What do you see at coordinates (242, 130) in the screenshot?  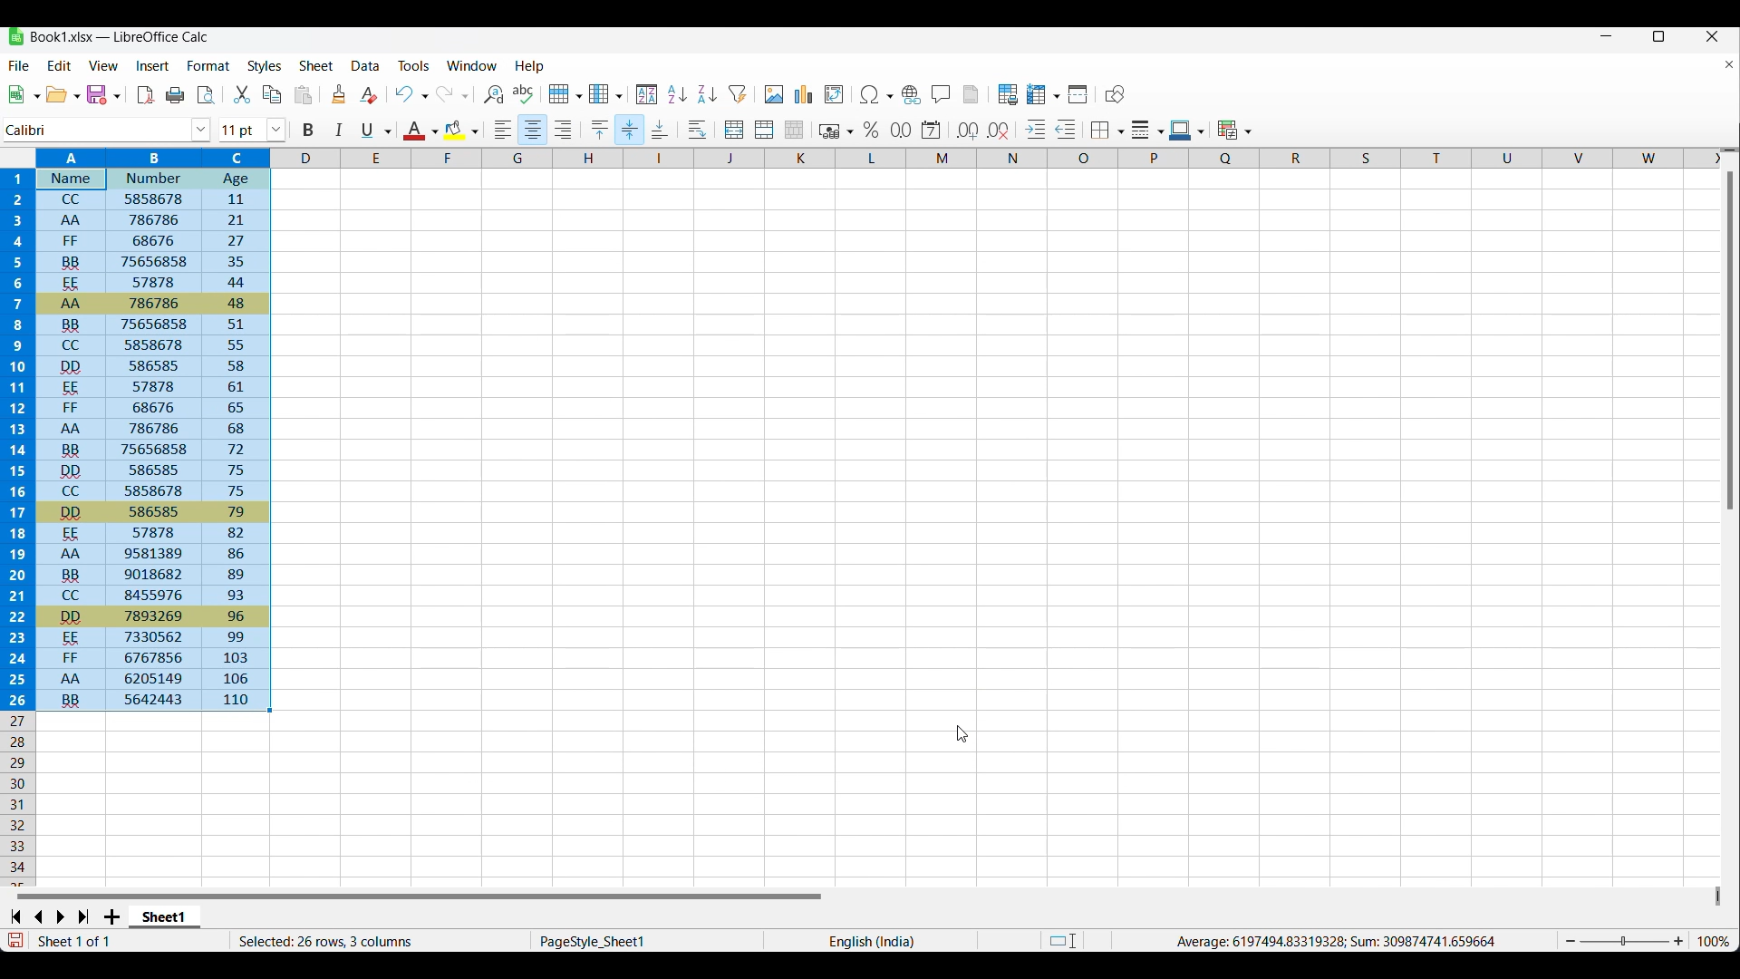 I see `Input font size` at bounding box center [242, 130].